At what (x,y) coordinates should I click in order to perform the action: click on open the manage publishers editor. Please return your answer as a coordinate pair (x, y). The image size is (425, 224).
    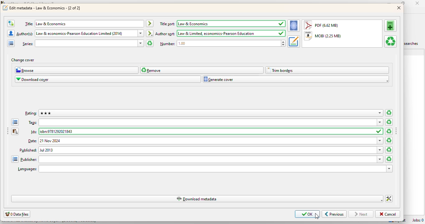
    Looking at the image, I should click on (14, 159).